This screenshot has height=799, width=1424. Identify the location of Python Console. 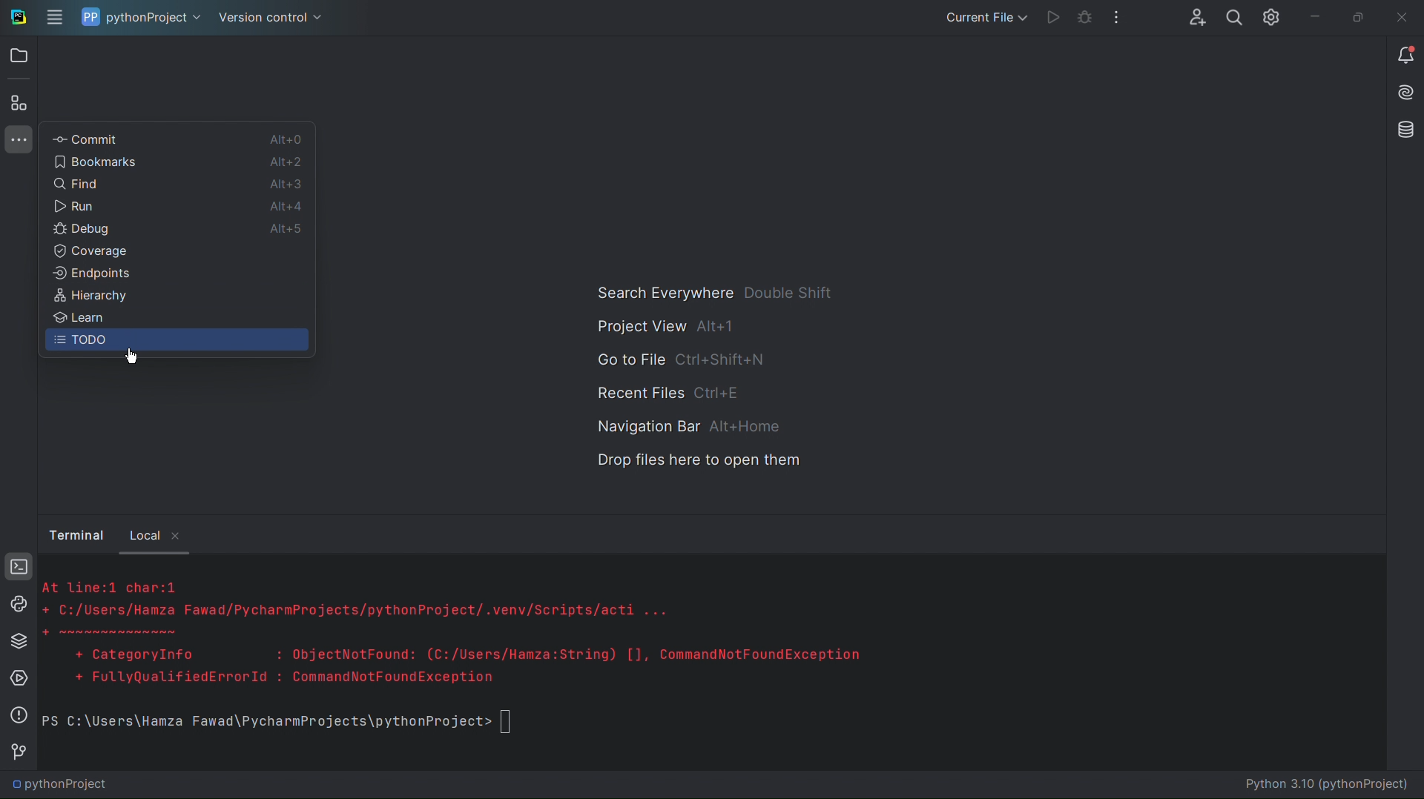
(18, 605).